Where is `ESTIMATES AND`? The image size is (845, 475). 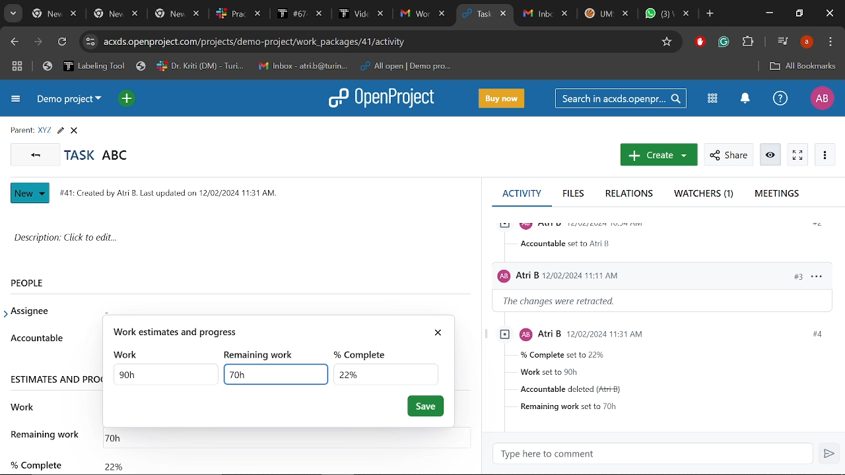
ESTIMATES AND is located at coordinates (55, 381).